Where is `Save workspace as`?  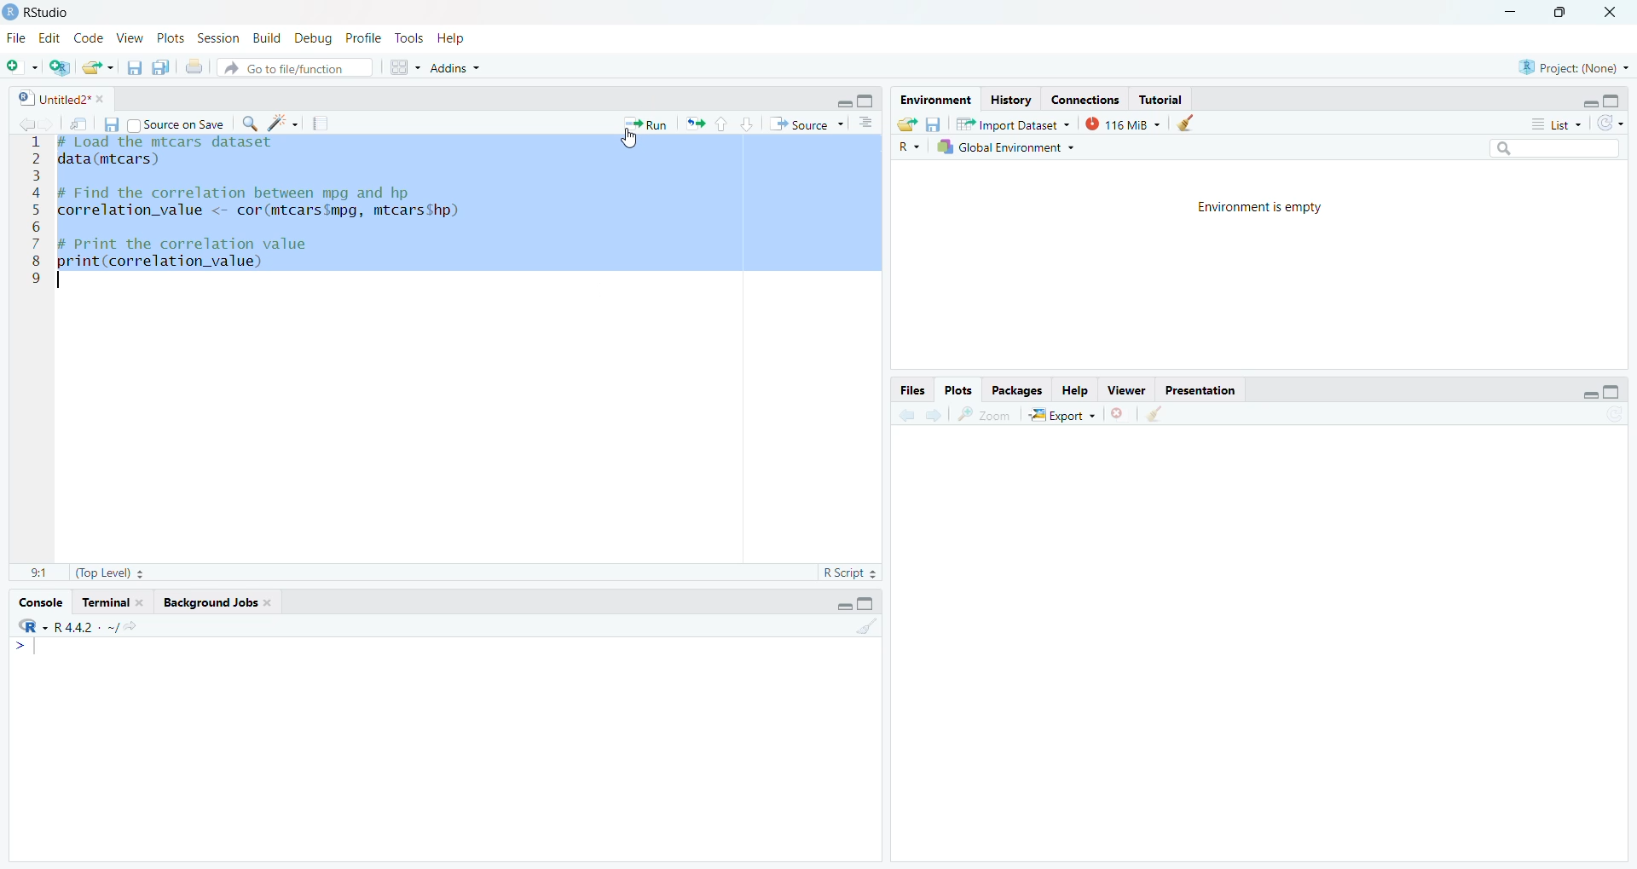
Save workspace as is located at coordinates (934, 123).